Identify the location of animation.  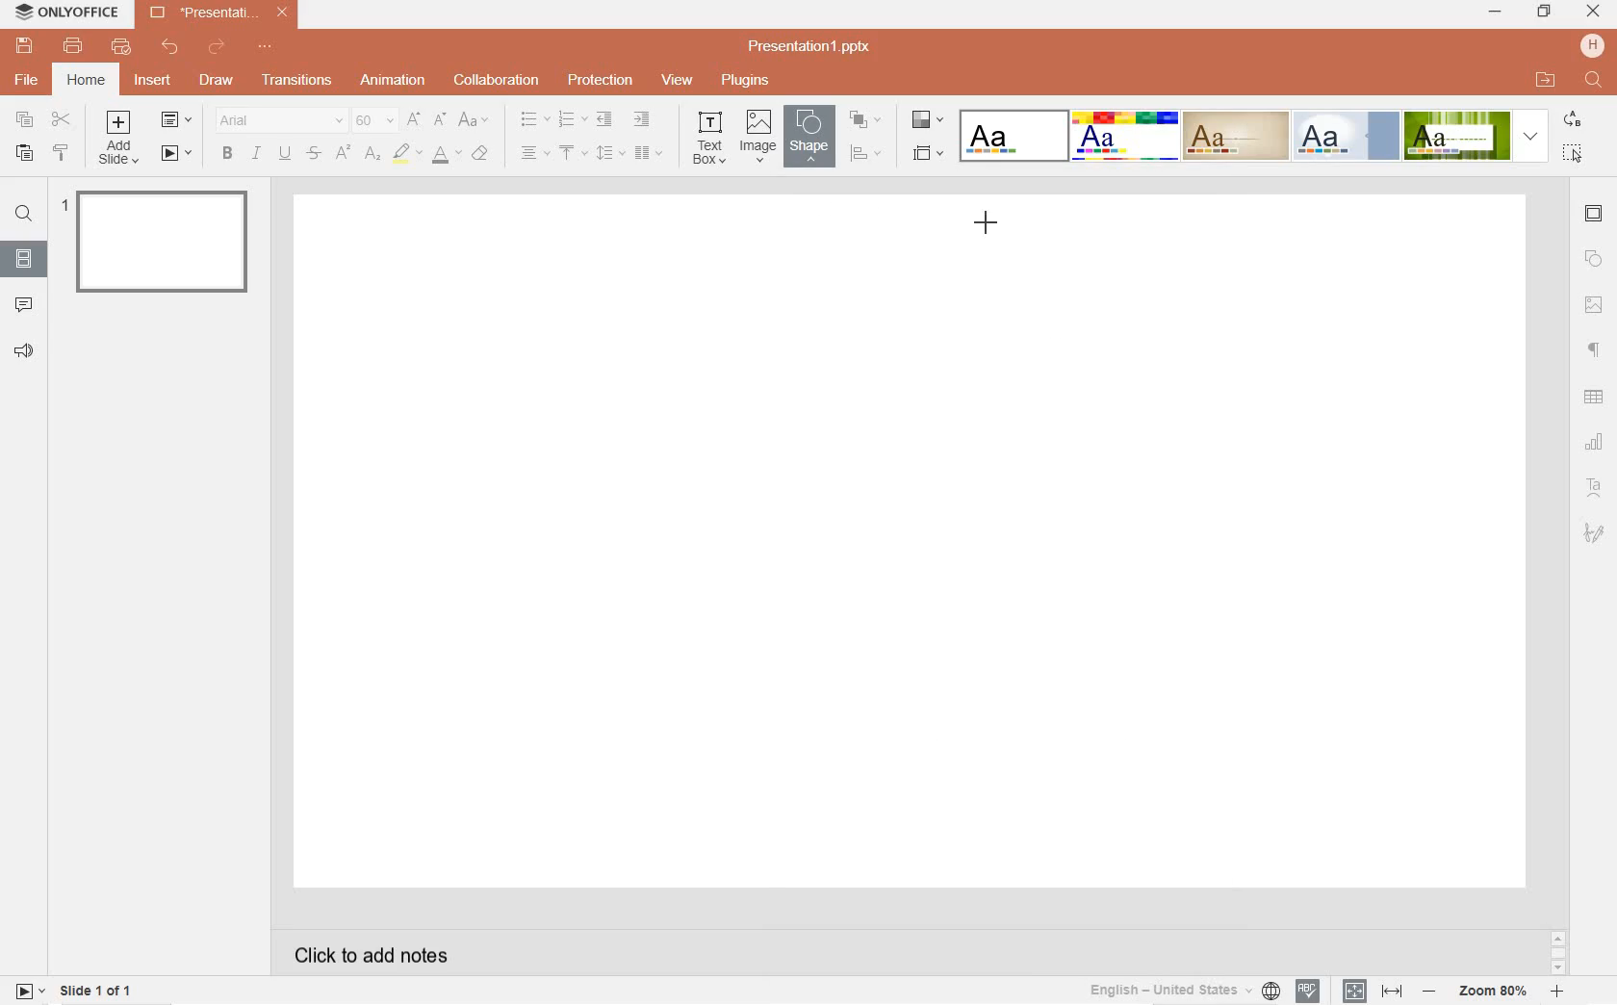
(394, 81).